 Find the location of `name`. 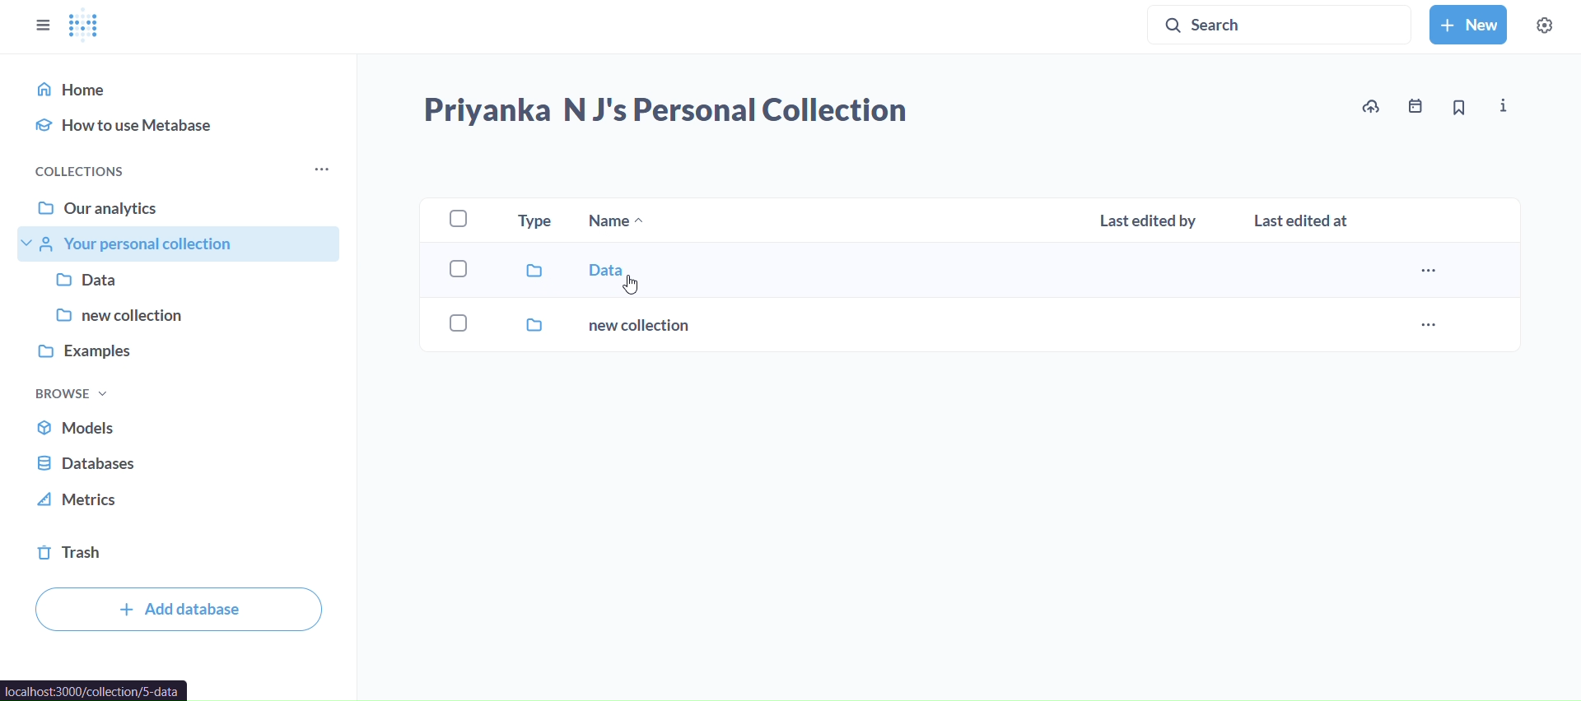

name is located at coordinates (613, 222).